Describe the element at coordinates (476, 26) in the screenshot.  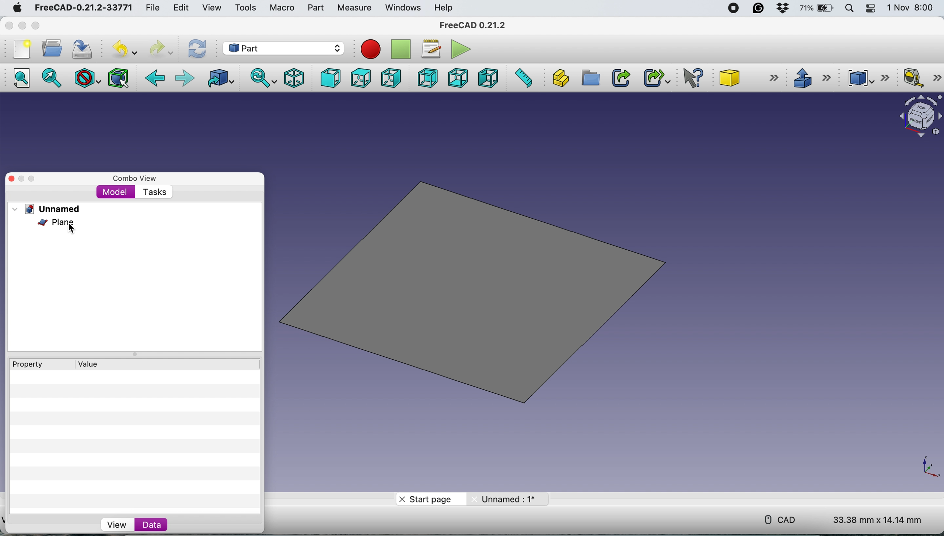
I see `FreeCAD 0.21.2` at that location.